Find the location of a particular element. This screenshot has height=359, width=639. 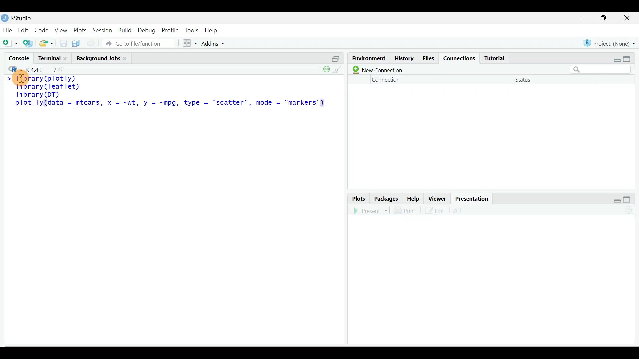

Plots is located at coordinates (80, 29).